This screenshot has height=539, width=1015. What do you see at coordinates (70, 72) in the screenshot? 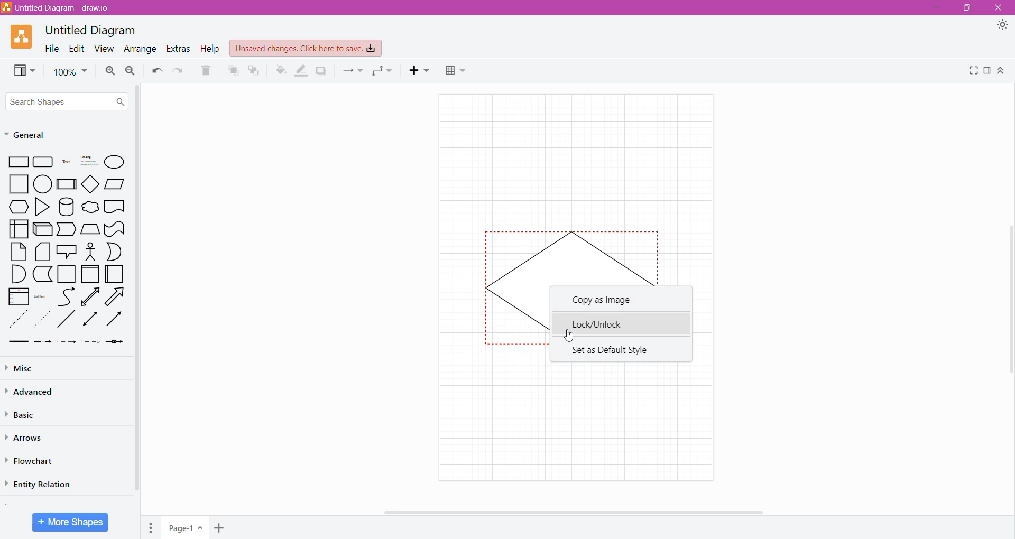
I see `Zoom 100%` at bounding box center [70, 72].